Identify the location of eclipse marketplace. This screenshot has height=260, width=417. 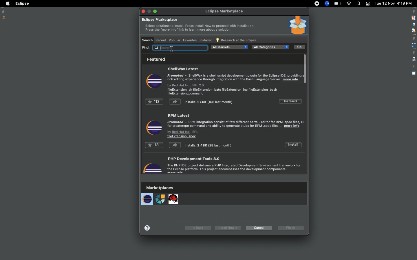
(225, 12).